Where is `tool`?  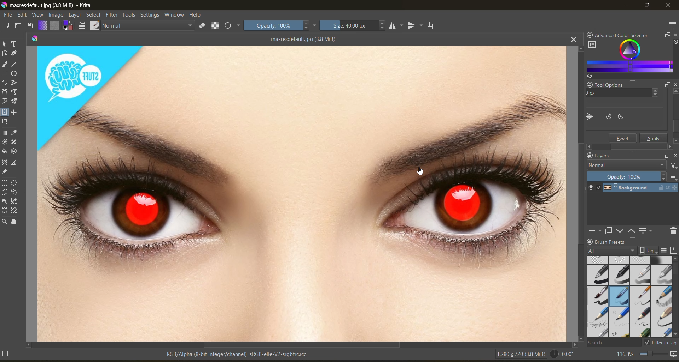
tool is located at coordinates (14, 222).